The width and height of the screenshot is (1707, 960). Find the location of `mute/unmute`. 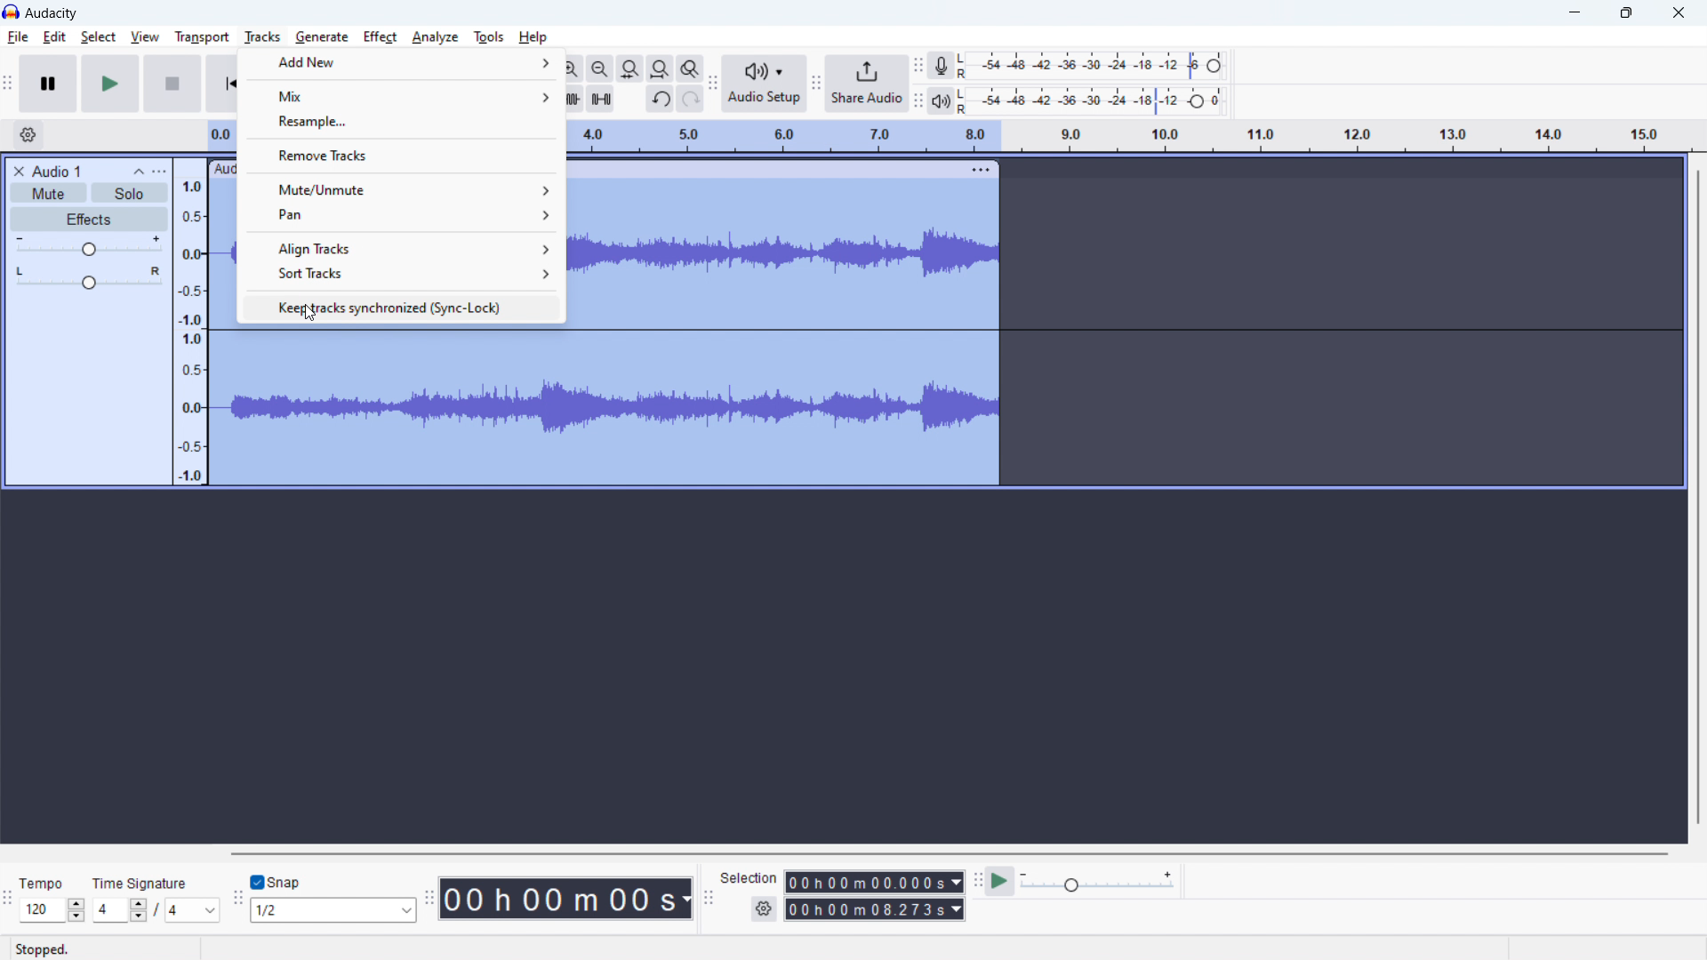

mute/unmute is located at coordinates (401, 188).